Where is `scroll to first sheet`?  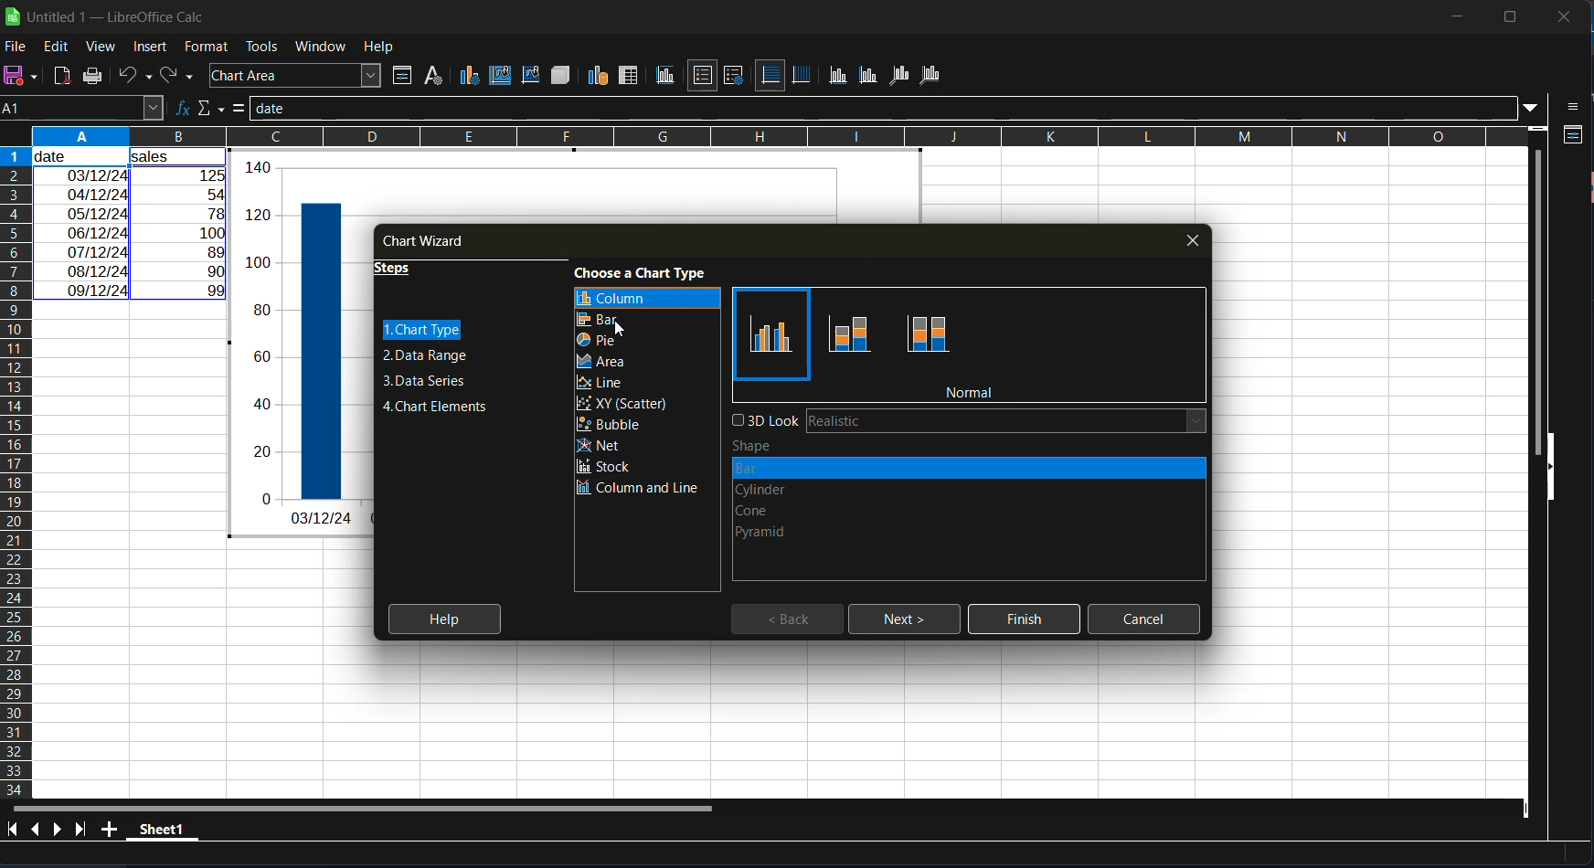
scroll to first sheet is located at coordinates (11, 829).